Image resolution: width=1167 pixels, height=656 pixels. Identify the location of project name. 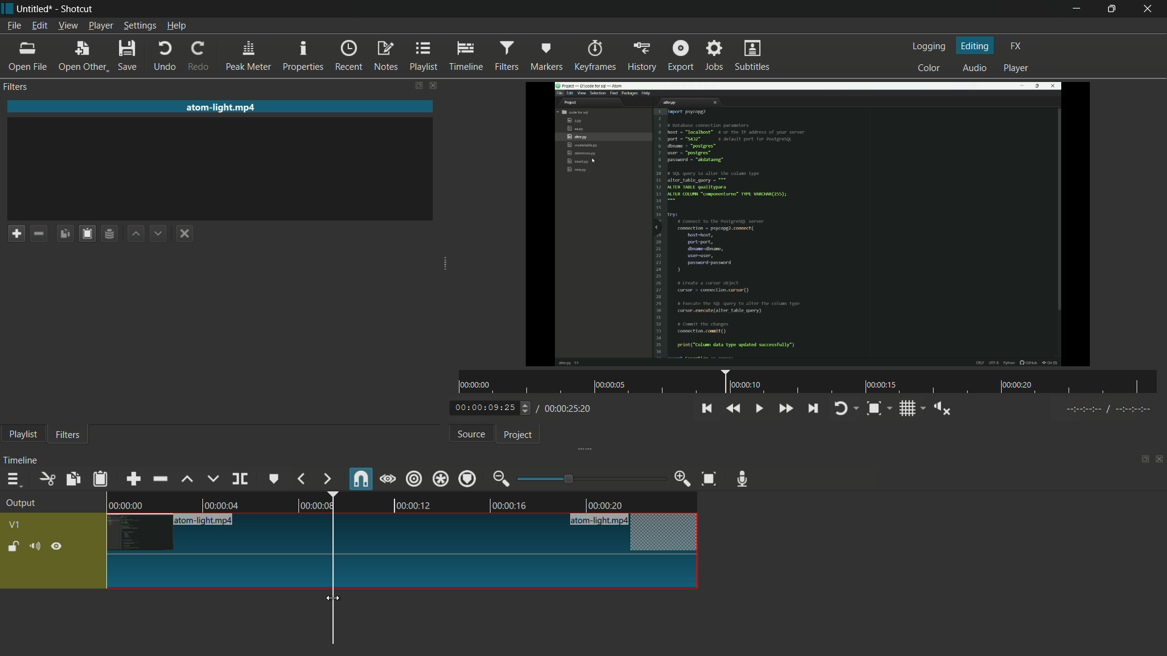
(37, 9).